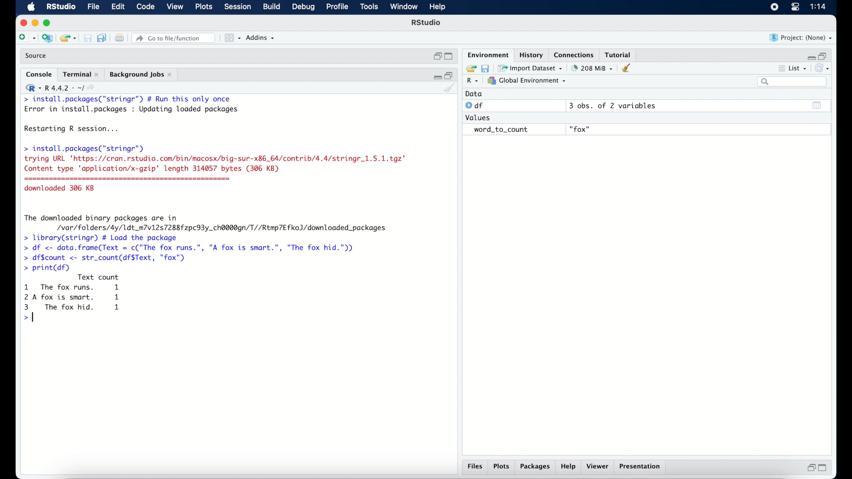 This screenshot has width=852, height=479. What do you see at coordinates (823, 68) in the screenshot?
I see `refresh` at bounding box center [823, 68].